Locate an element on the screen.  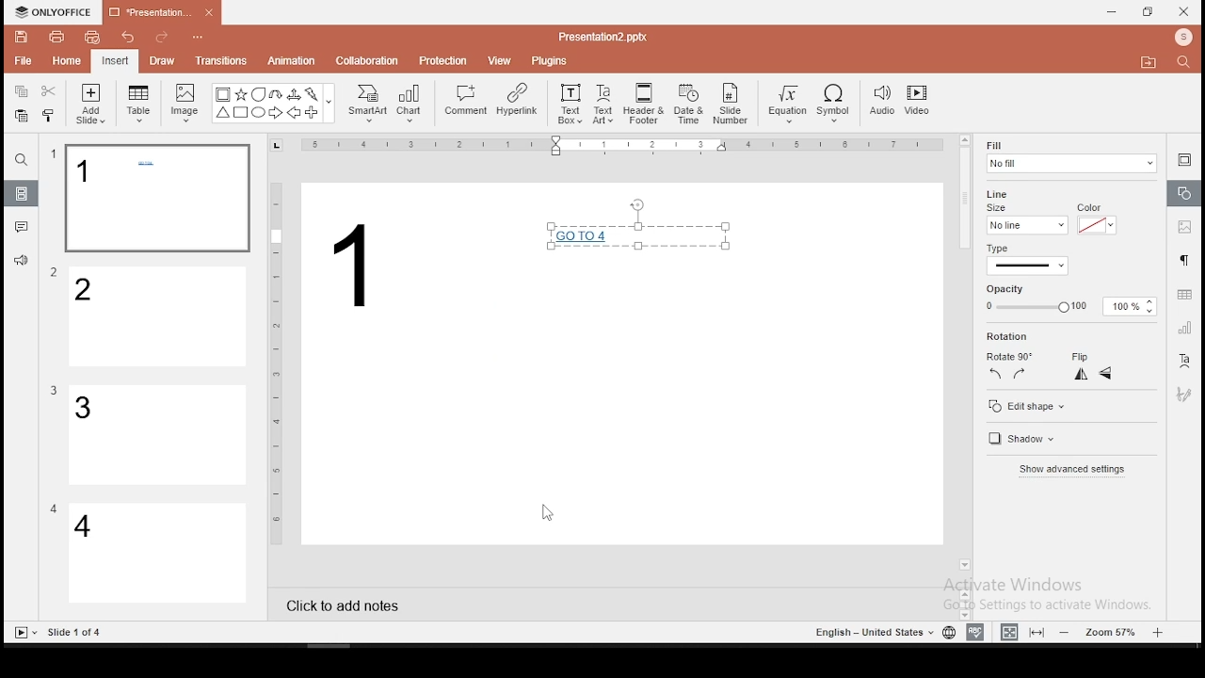
fit to slide is located at coordinates (1039, 631).